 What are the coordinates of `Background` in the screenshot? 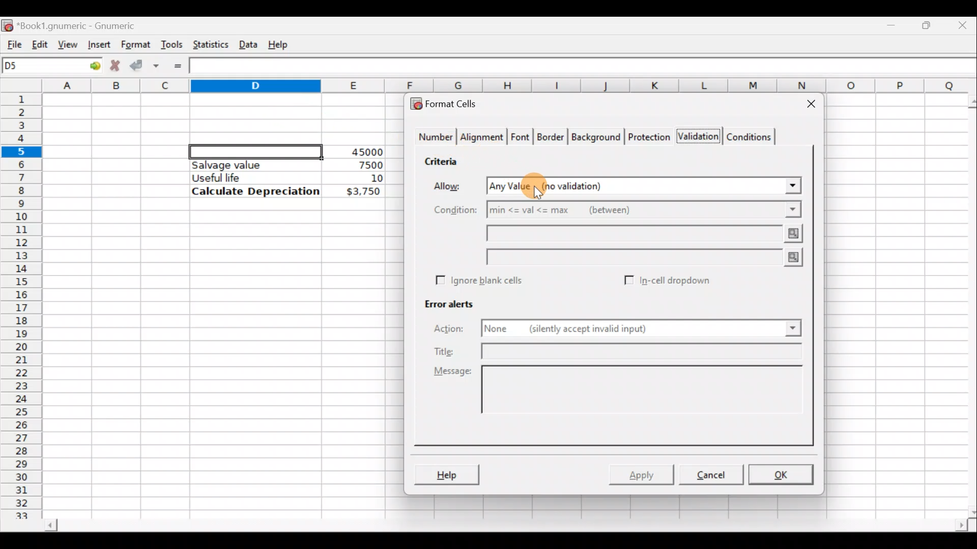 It's located at (595, 136).